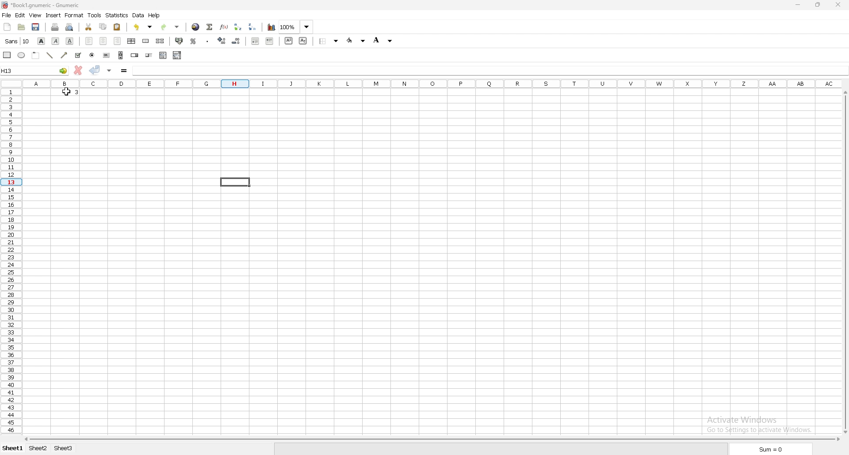  What do you see at coordinates (42, 41) in the screenshot?
I see `bold` at bounding box center [42, 41].